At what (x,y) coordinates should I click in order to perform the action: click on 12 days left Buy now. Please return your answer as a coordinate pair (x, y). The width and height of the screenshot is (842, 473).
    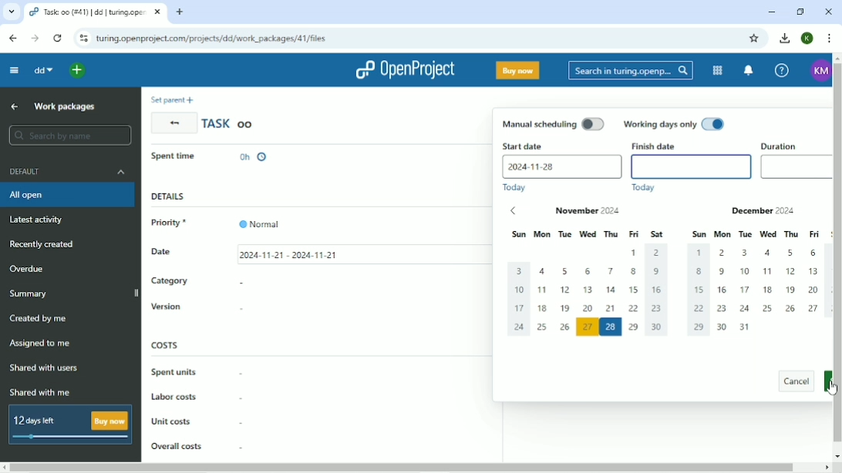
    Looking at the image, I should click on (67, 424).